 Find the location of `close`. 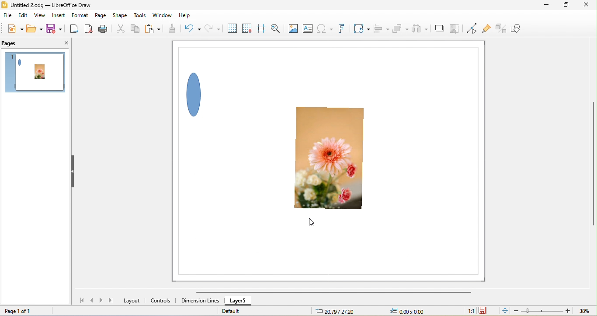

close is located at coordinates (65, 43).